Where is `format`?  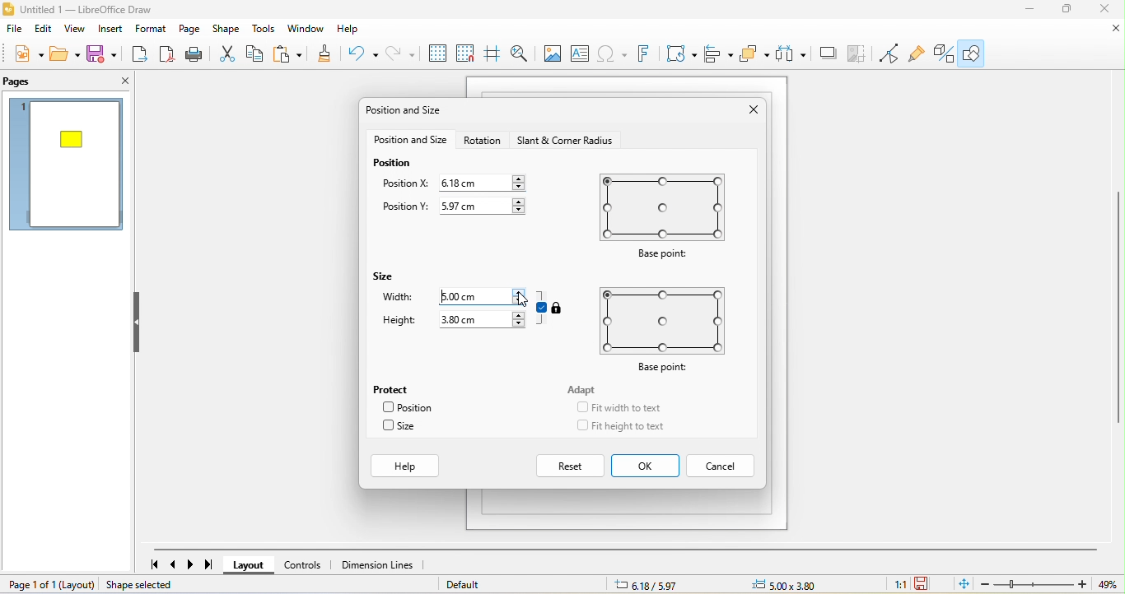
format is located at coordinates (154, 30).